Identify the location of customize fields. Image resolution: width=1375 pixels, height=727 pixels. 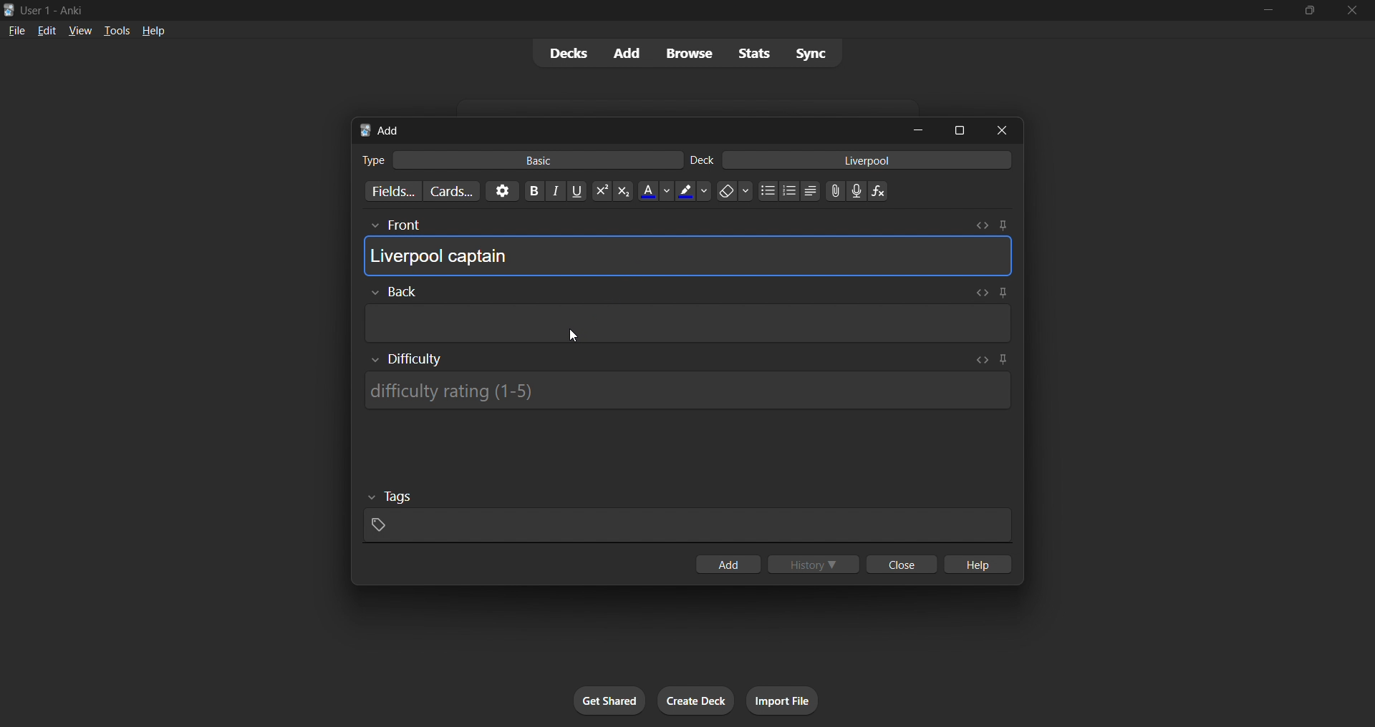
(390, 191).